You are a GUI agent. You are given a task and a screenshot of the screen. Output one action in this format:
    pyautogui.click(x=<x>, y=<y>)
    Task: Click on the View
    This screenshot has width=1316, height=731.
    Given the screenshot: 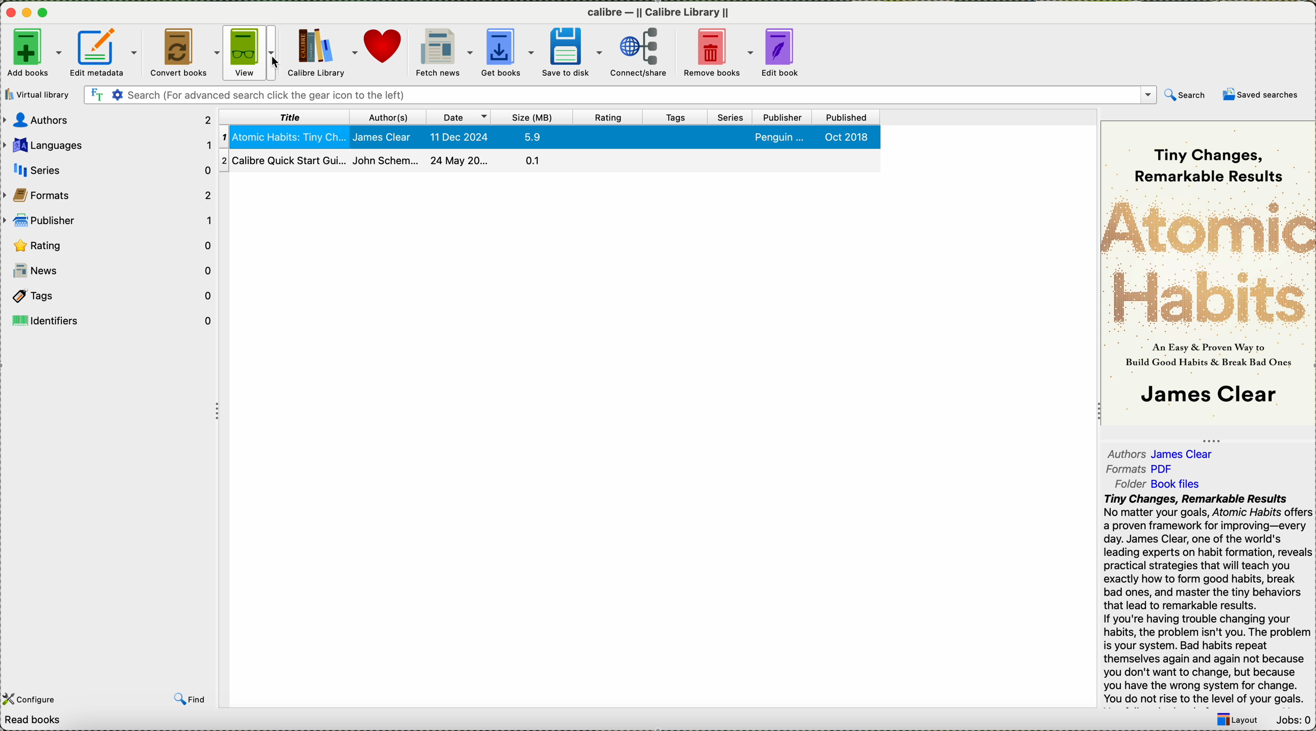 What is the action you would take?
    pyautogui.click(x=254, y=52)
    